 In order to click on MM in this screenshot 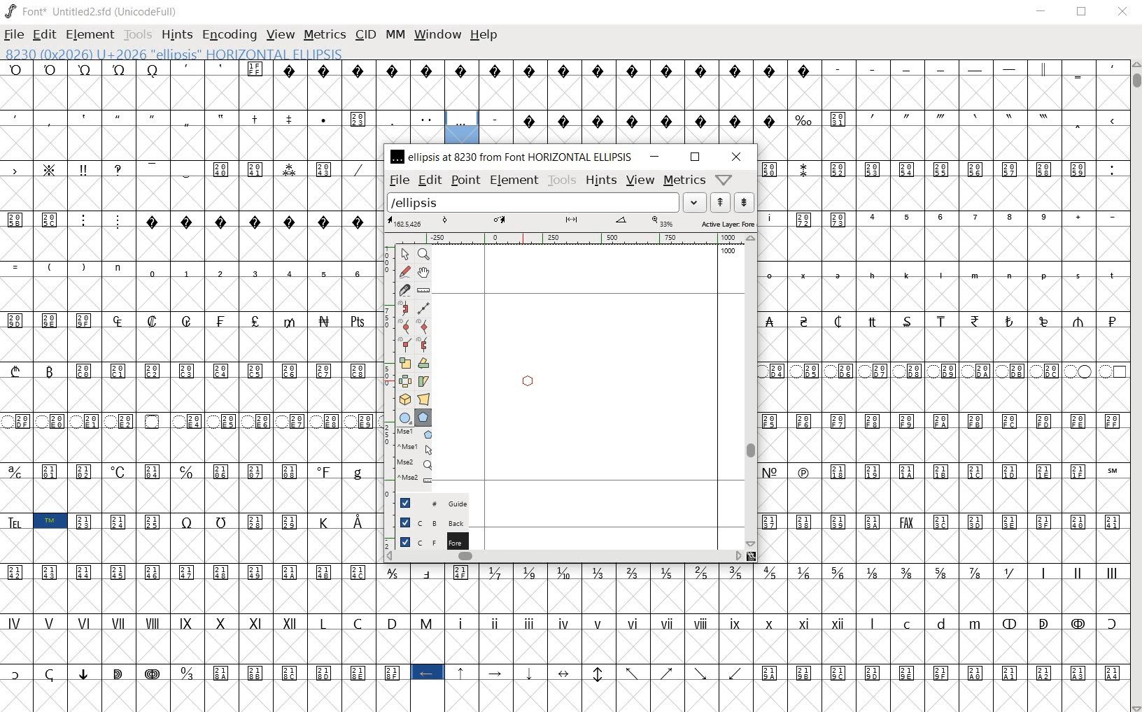, I will do `click(395, 33)`.